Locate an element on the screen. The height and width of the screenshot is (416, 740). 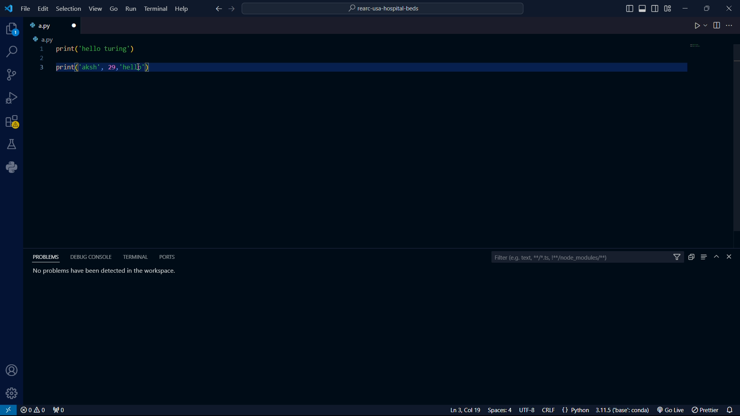
search is located at coordinates (13, 52).